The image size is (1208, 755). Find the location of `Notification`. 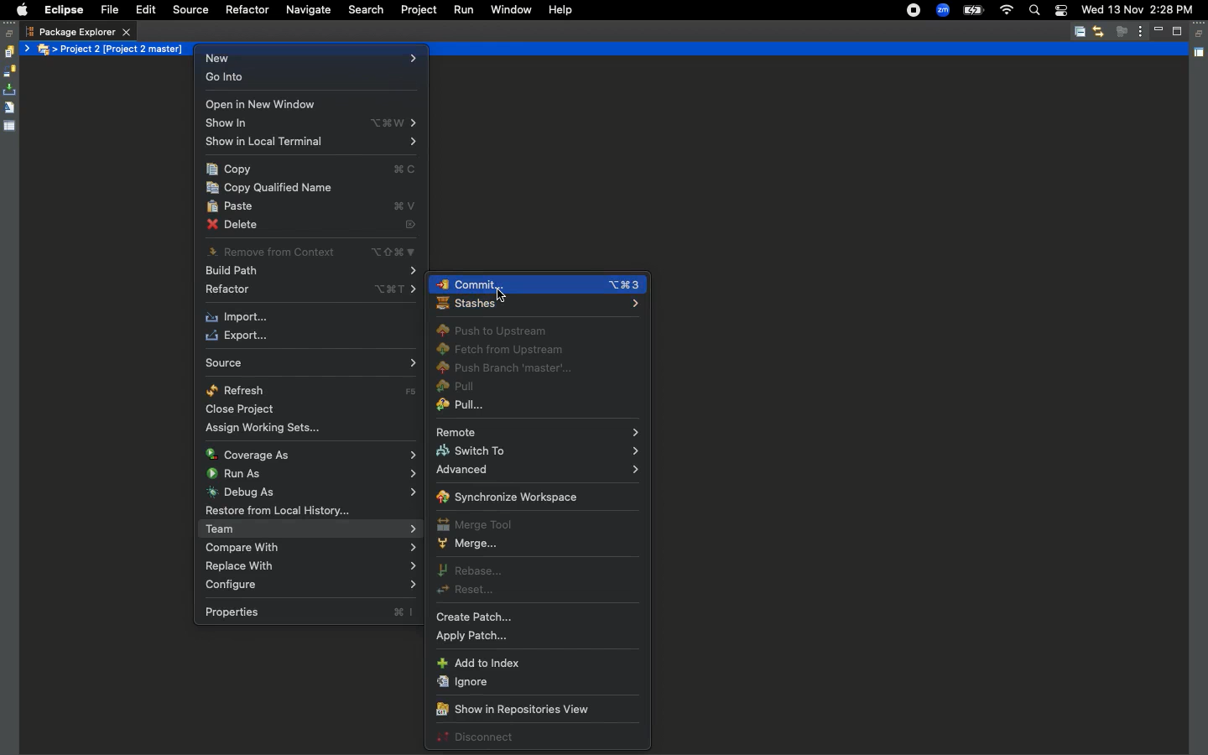

Notification is located at coordinates (1060, 12).